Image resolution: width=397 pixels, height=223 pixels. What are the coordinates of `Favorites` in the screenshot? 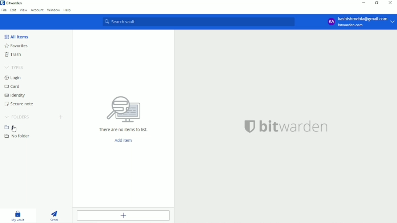 It's located at (16, 46).